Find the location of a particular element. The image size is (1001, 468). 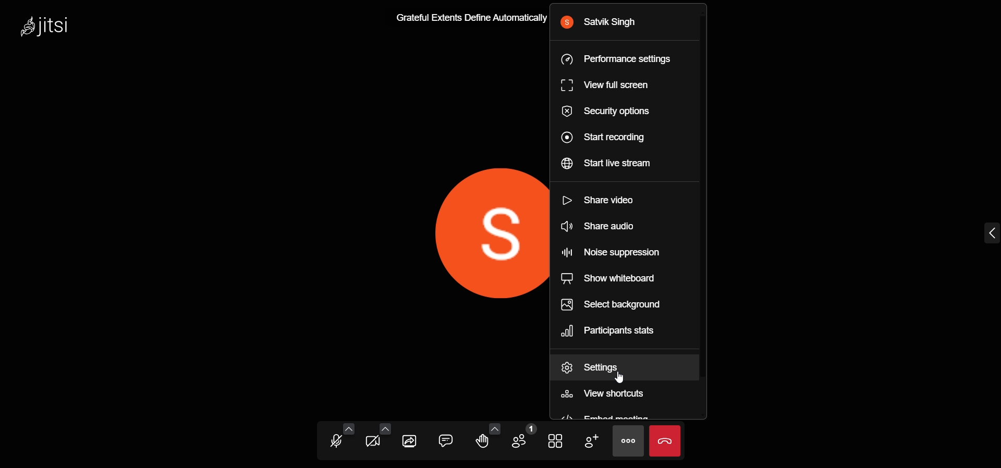

screen share is located at coordinates (412, 440).